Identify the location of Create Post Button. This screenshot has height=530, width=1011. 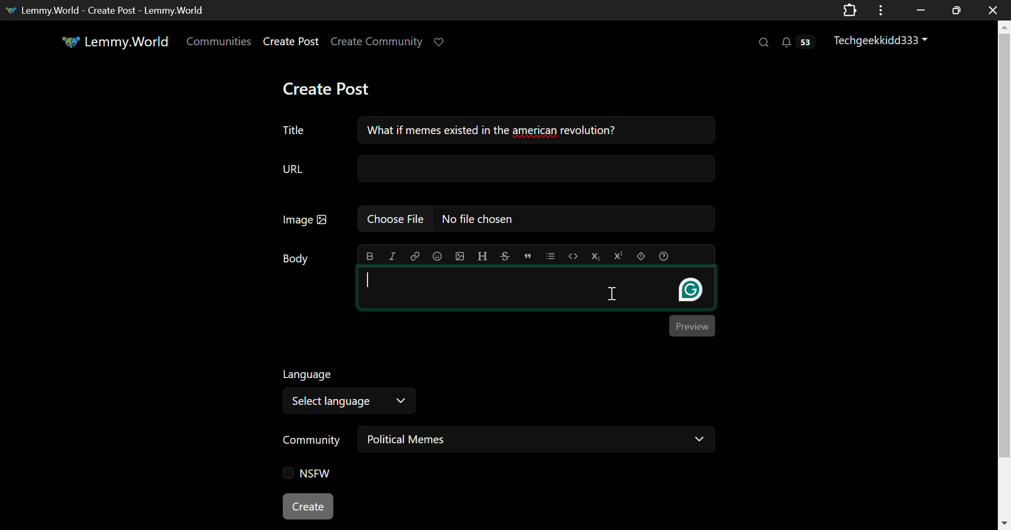
(309, 507).